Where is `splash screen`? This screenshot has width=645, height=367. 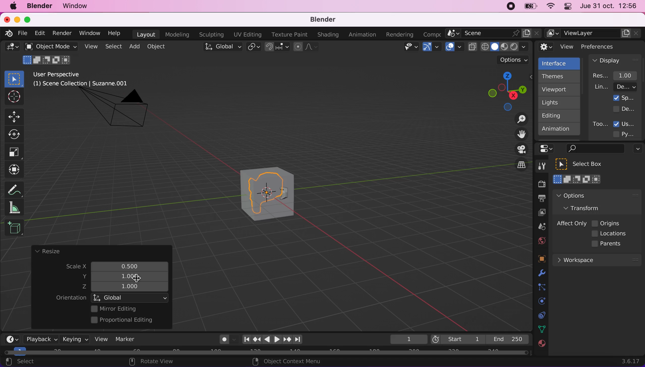 splash screen is located at coordinates (624, 98).